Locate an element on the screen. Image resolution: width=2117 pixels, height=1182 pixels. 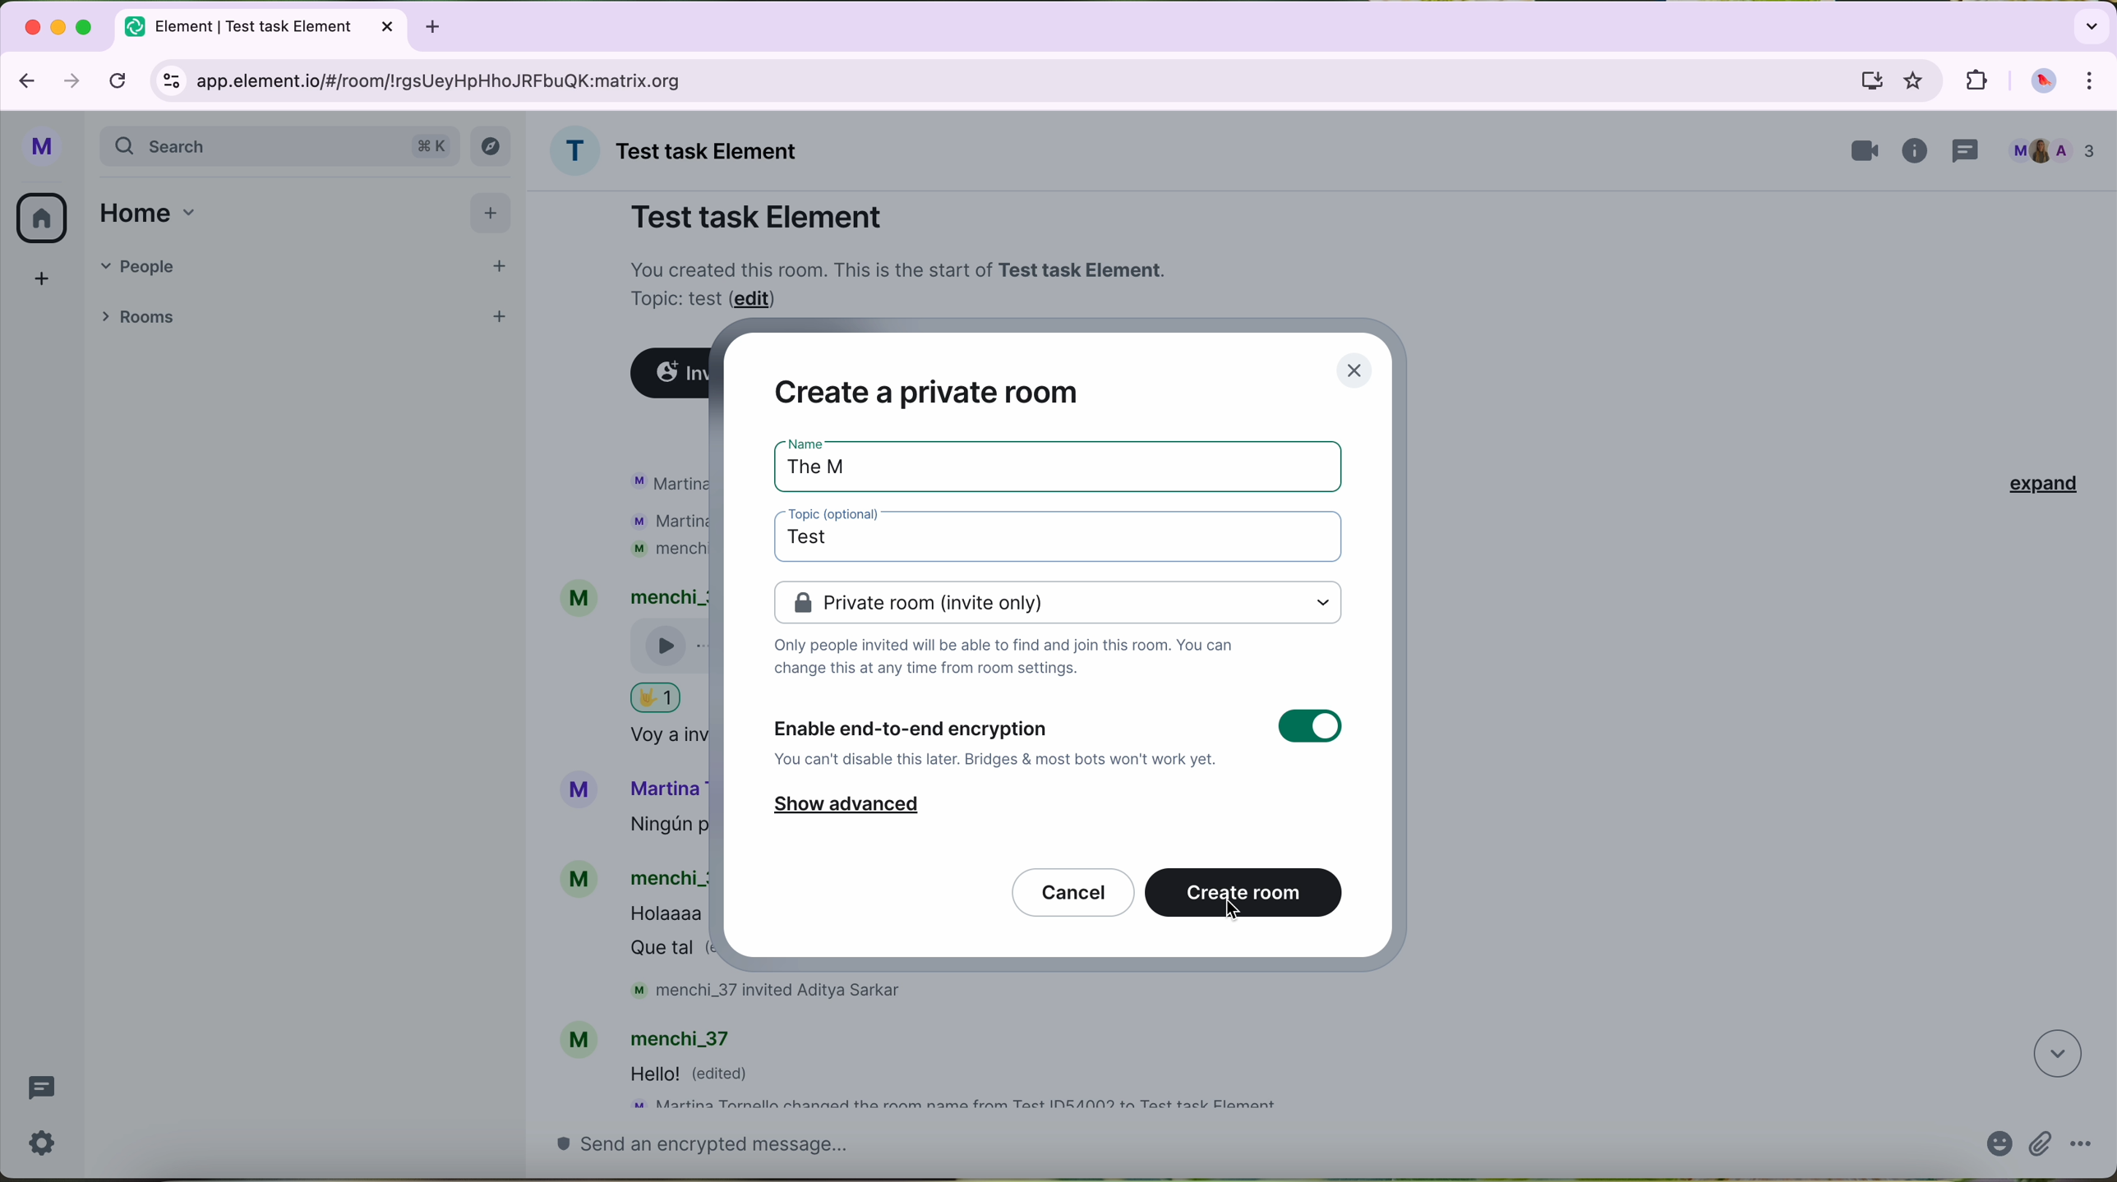
attach file is located at coordinates (2041, 1146).